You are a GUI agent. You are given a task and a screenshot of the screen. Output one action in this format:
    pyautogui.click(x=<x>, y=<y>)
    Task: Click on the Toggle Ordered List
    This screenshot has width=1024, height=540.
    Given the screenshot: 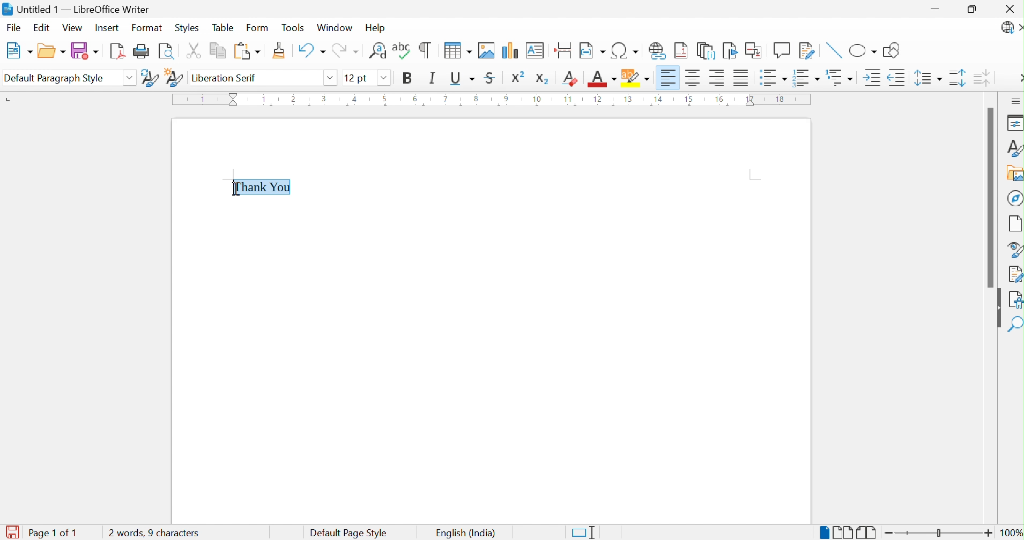 What is the action you would take?
    pyautogui.click(x=805, y=77)
    